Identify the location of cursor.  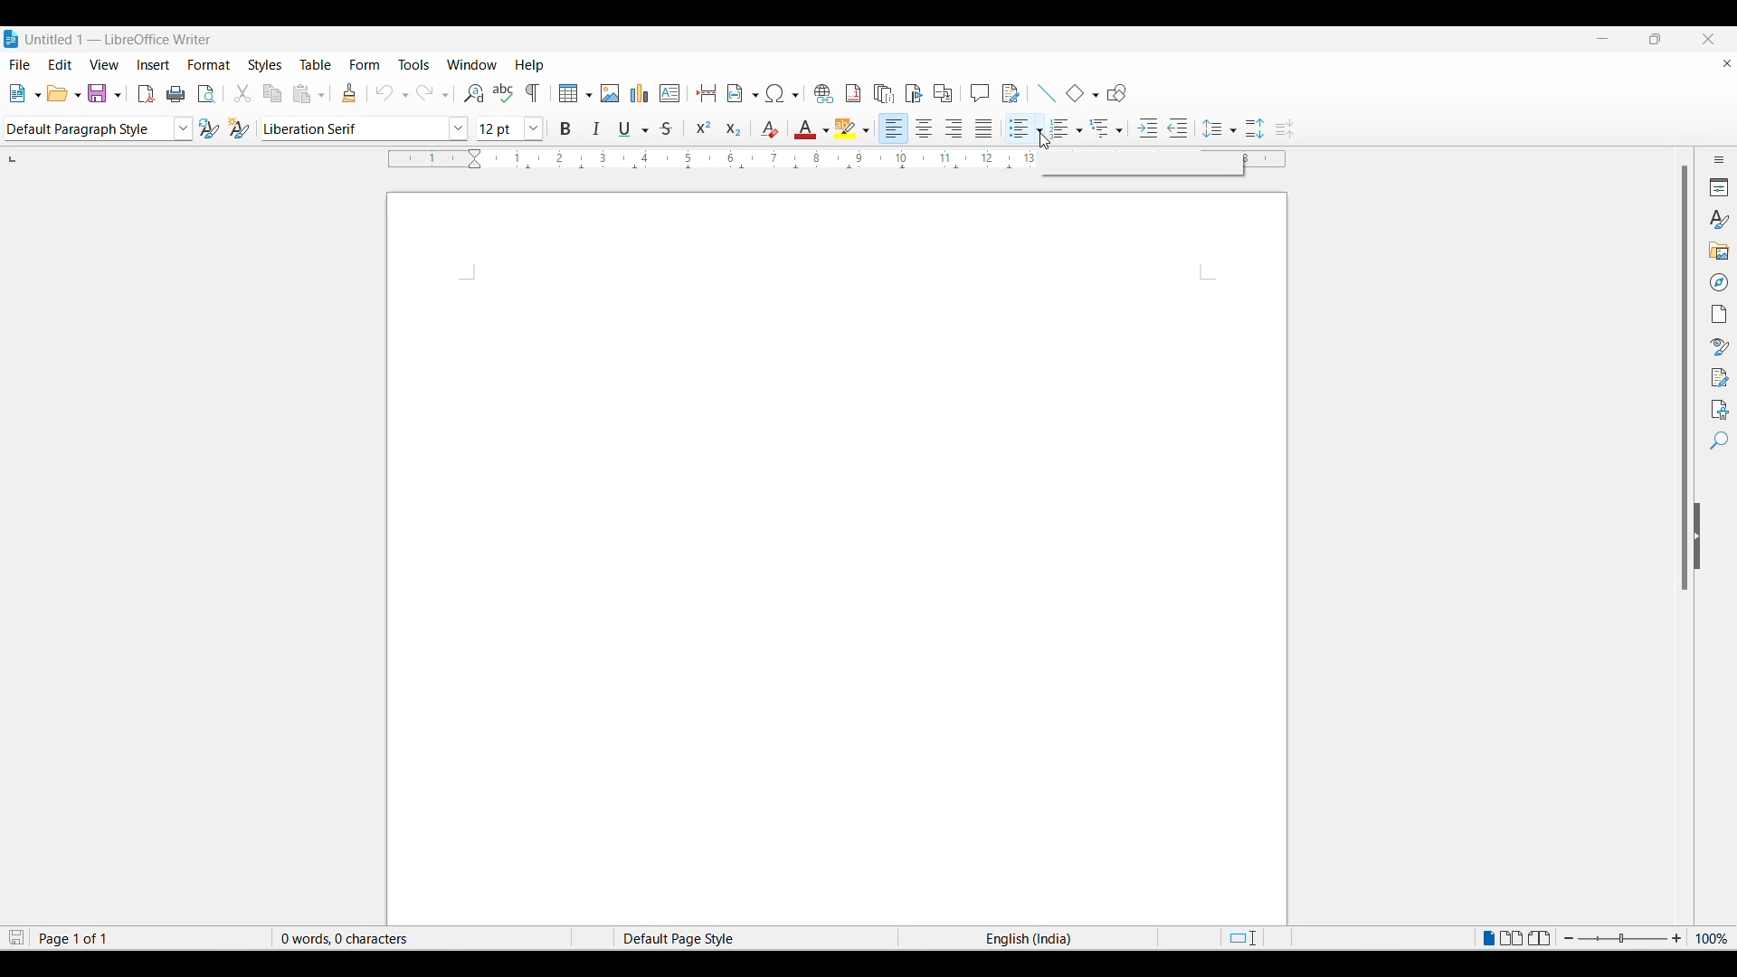
(1048, 141).